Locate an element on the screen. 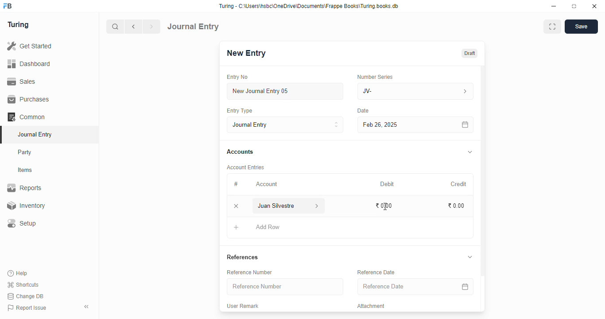 The image size is (605, 319). add row is located at coordinates (268, 227).